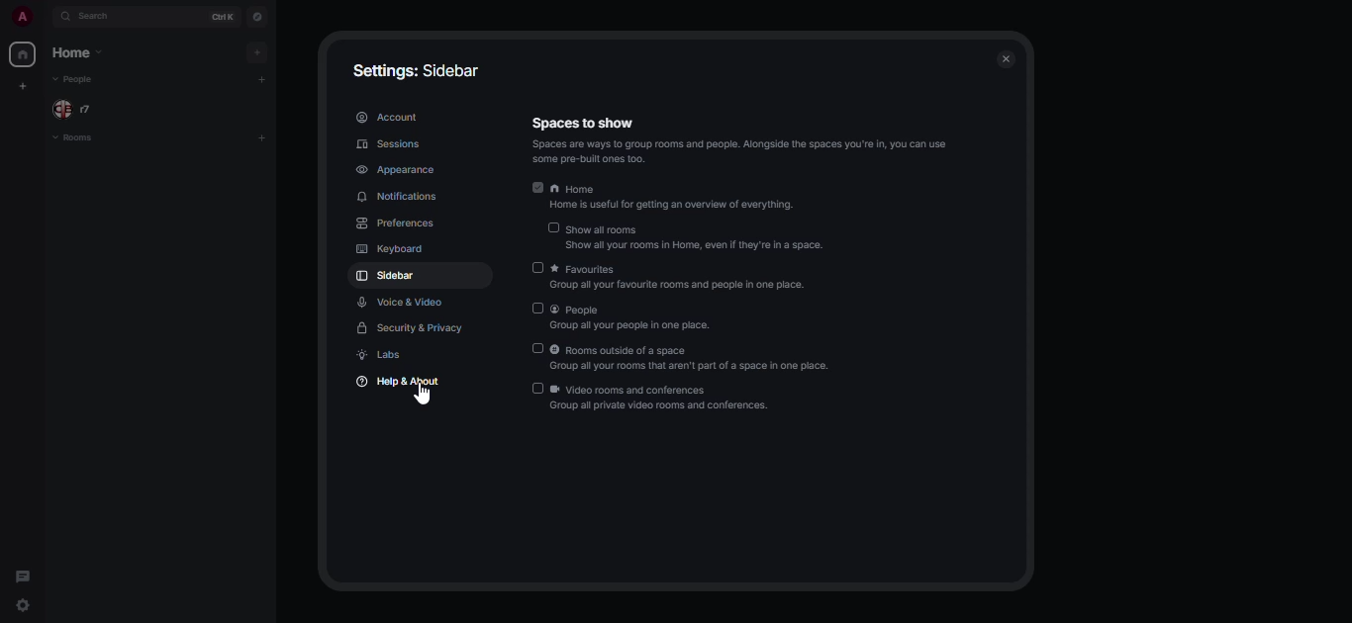  Describe the element at coordinates (25, 85) in the screenshot. I see `create myspace` at that location.